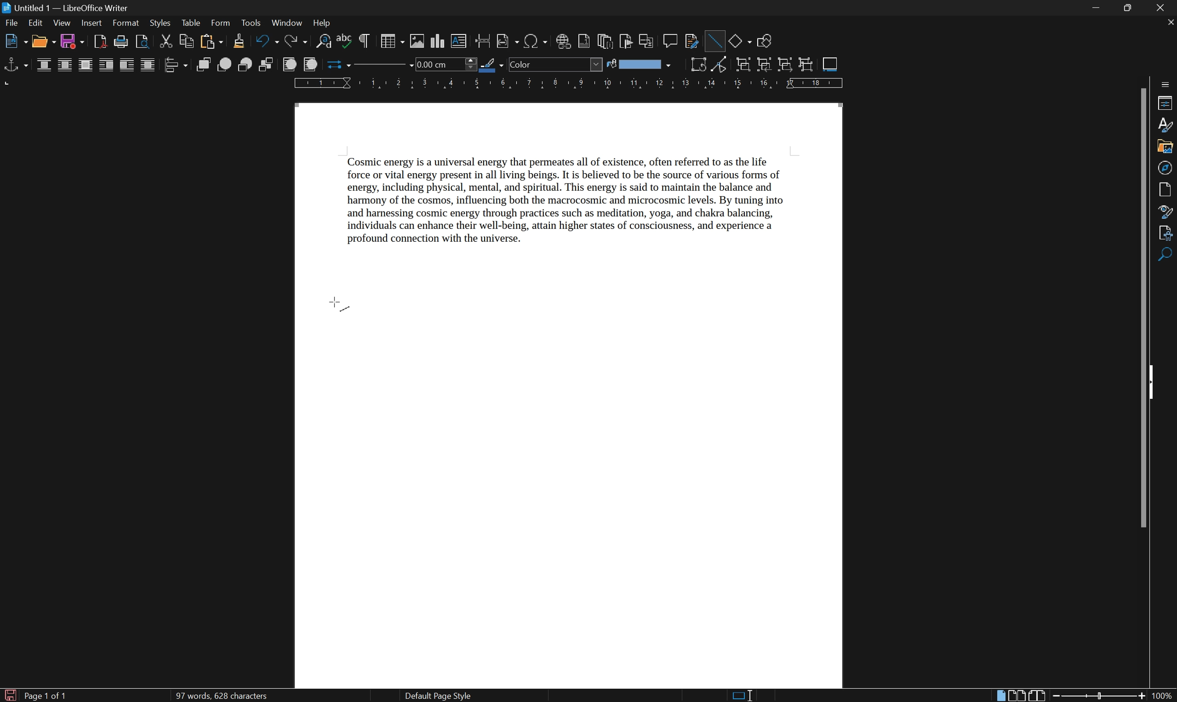  I want to click on manage changes, so click(1168, 233).